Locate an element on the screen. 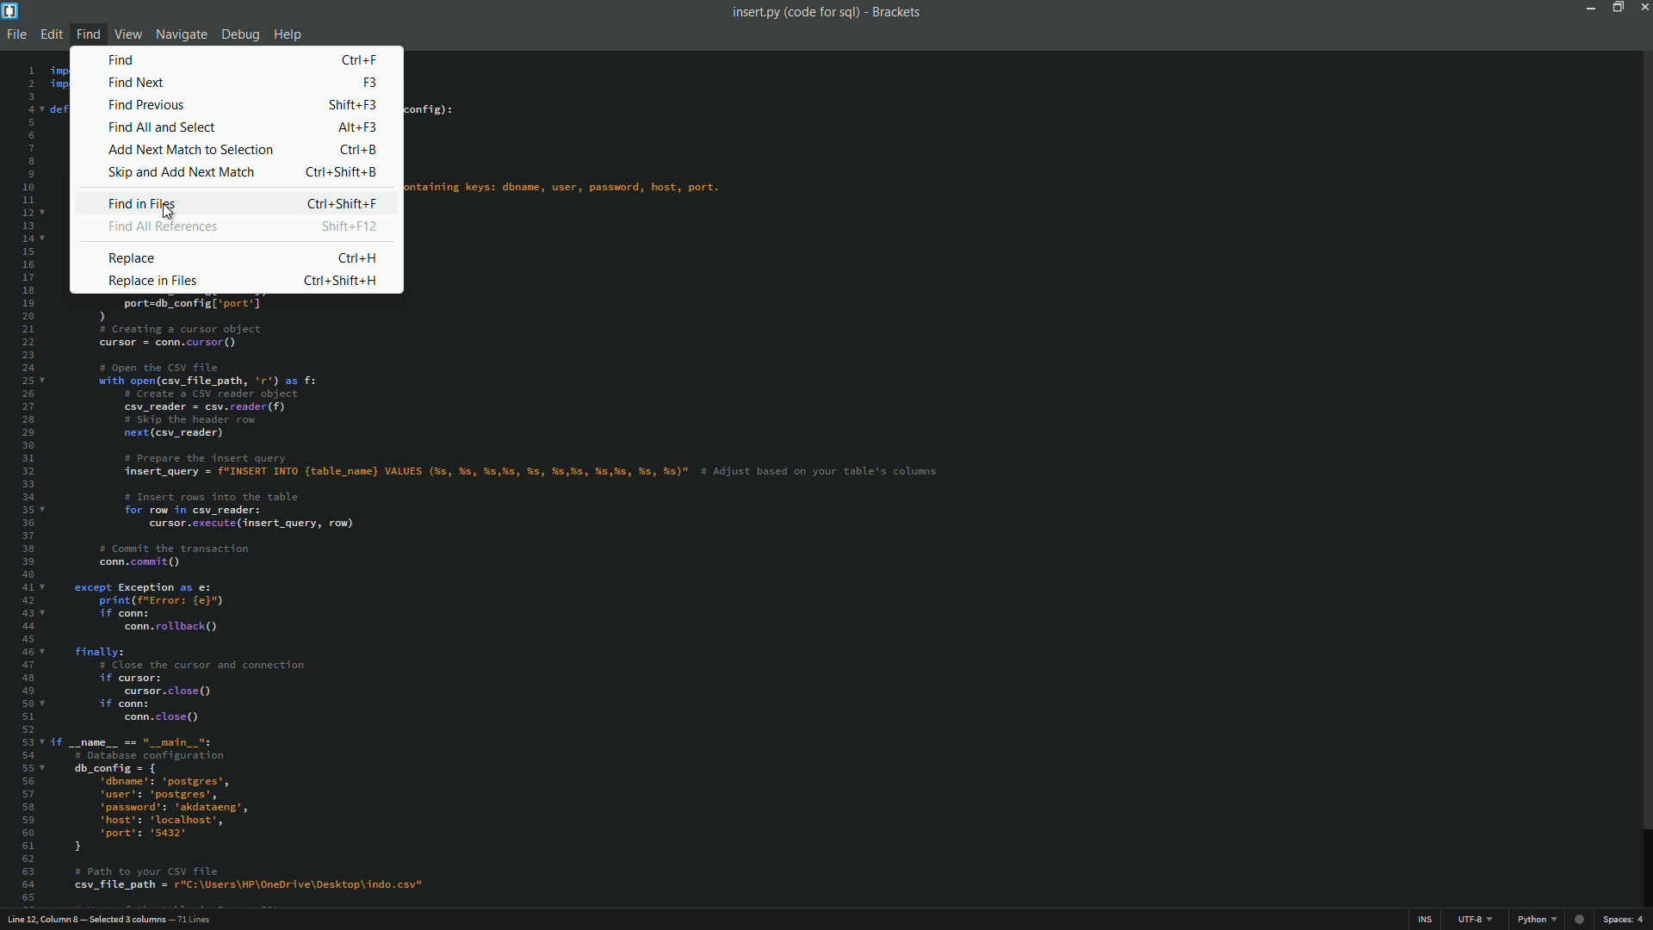  close app is located at coordinates (1643, 7).